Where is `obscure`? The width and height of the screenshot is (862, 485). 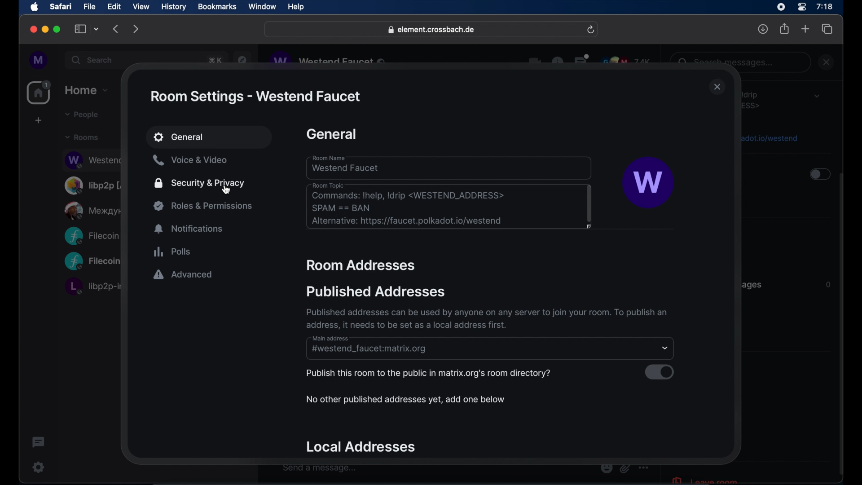
obscure is located at coordinates (95, 185).